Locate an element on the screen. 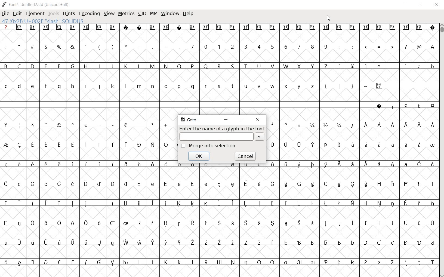 This screenshot has height=277, width=444. empty cells is located at coordinates (90, 154).